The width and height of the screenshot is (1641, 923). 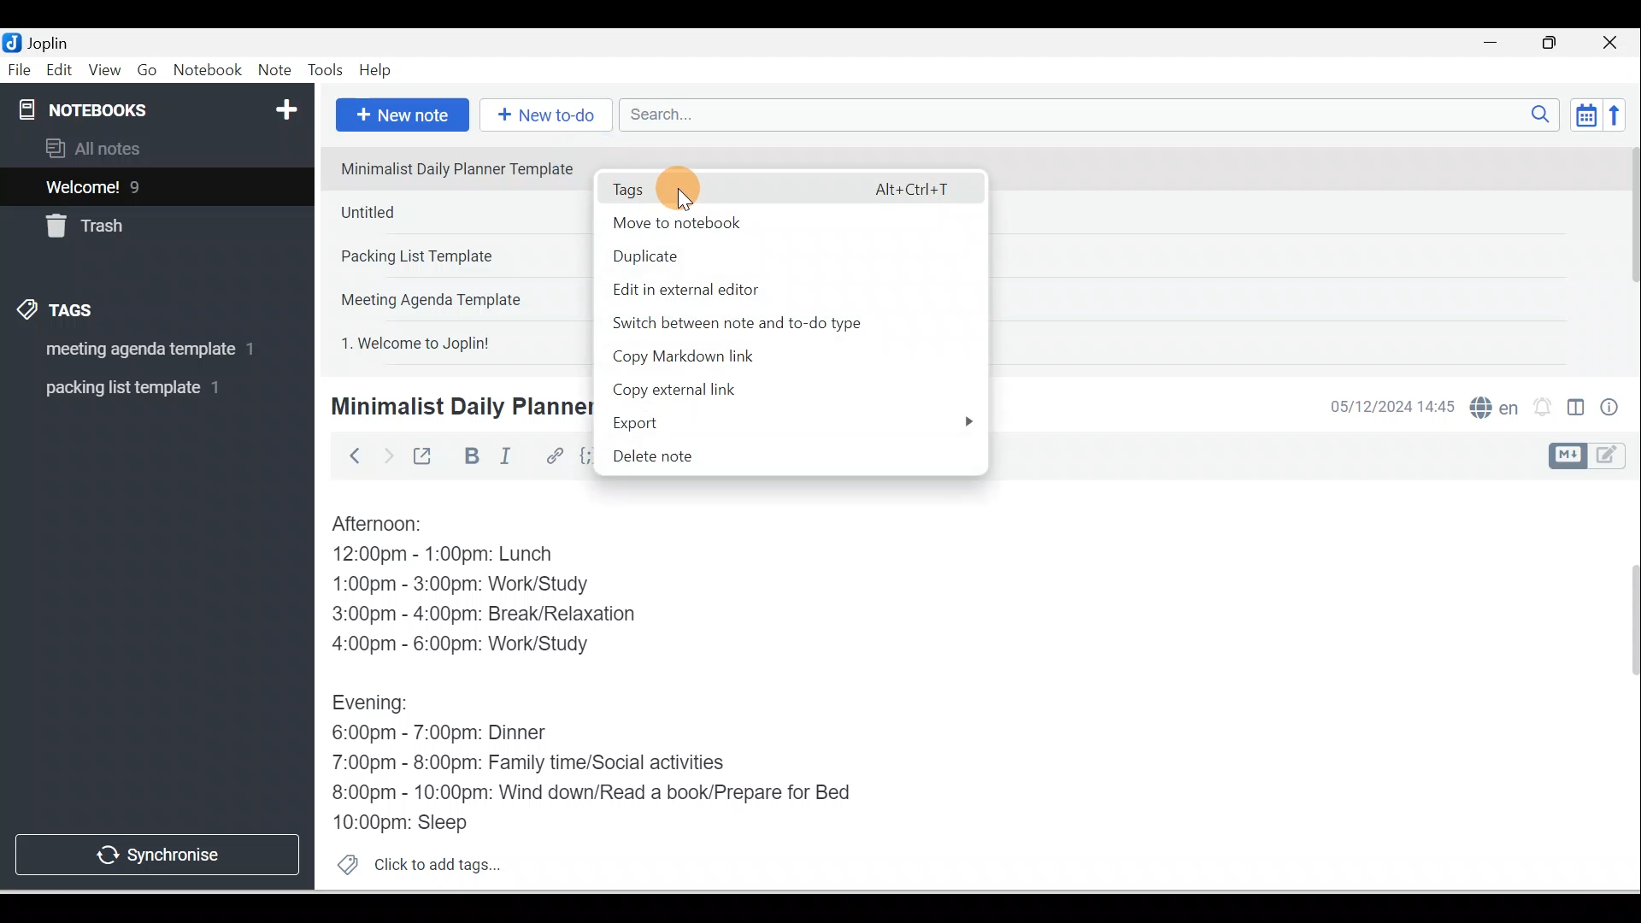 What do you see at coordinates (762, 256) in the screenshot?
I see `Duplicate` at bounding box center [762, 256].